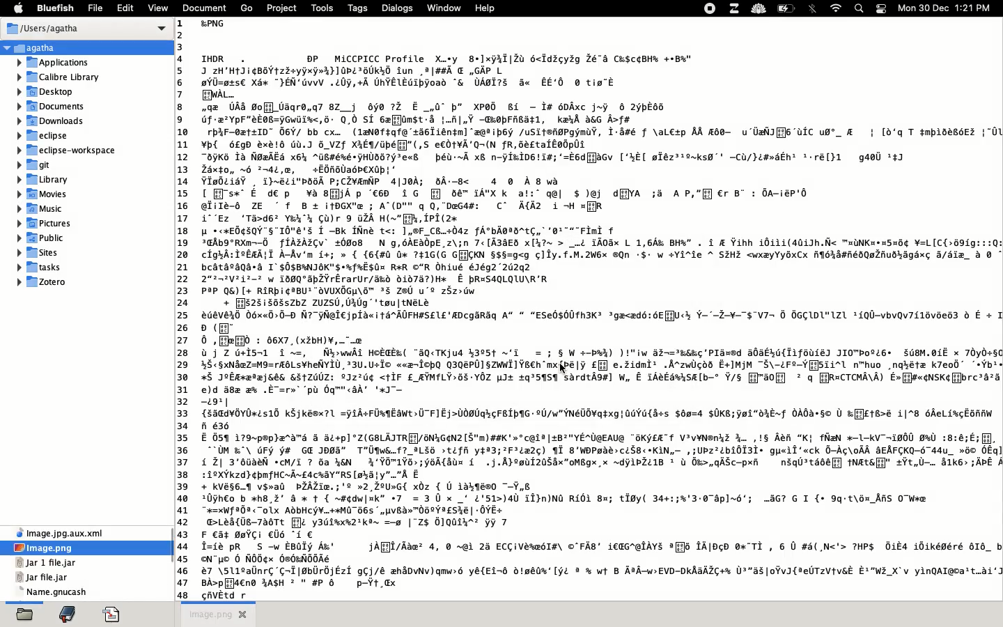 This screenshot has width=1003, height=627. I want to click on document , so click(208, 8).